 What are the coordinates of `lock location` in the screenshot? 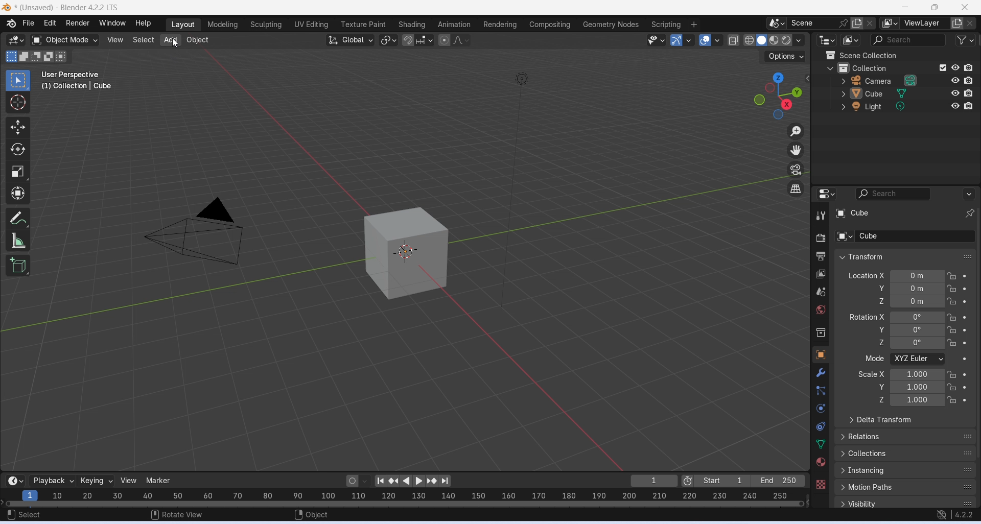 It's located at (951, 317).